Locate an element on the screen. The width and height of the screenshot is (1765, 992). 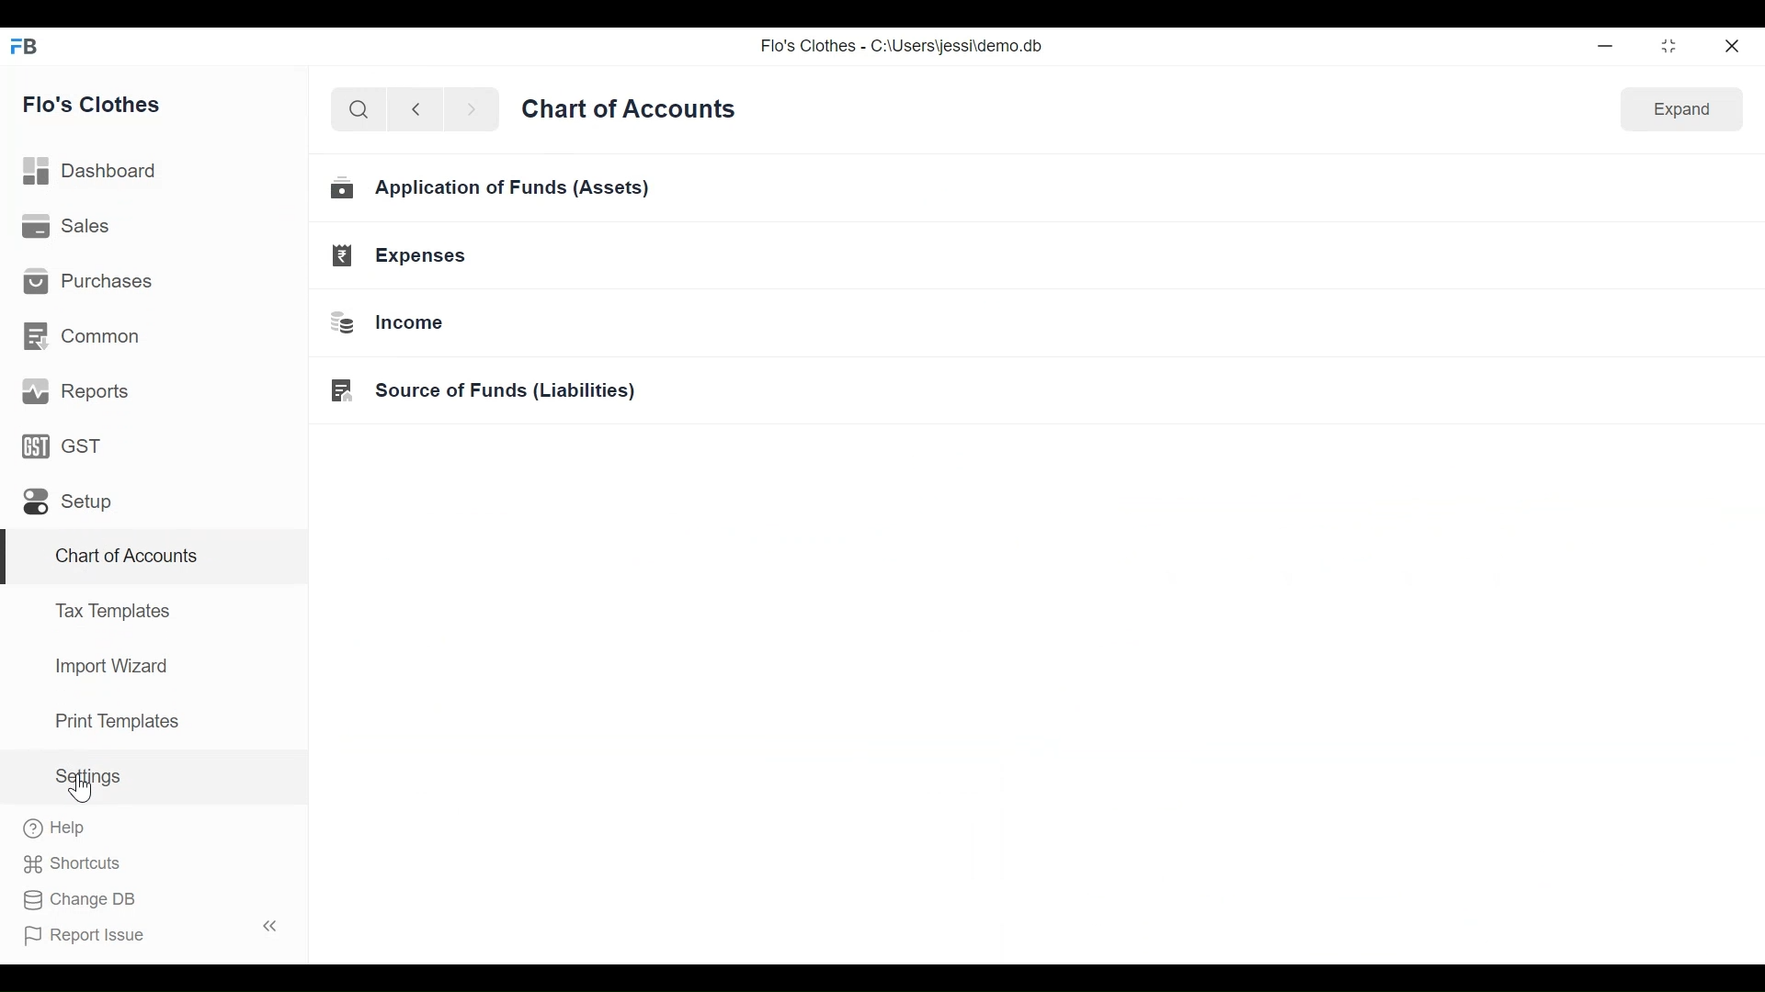
sales is located at coordinates (66, 224).